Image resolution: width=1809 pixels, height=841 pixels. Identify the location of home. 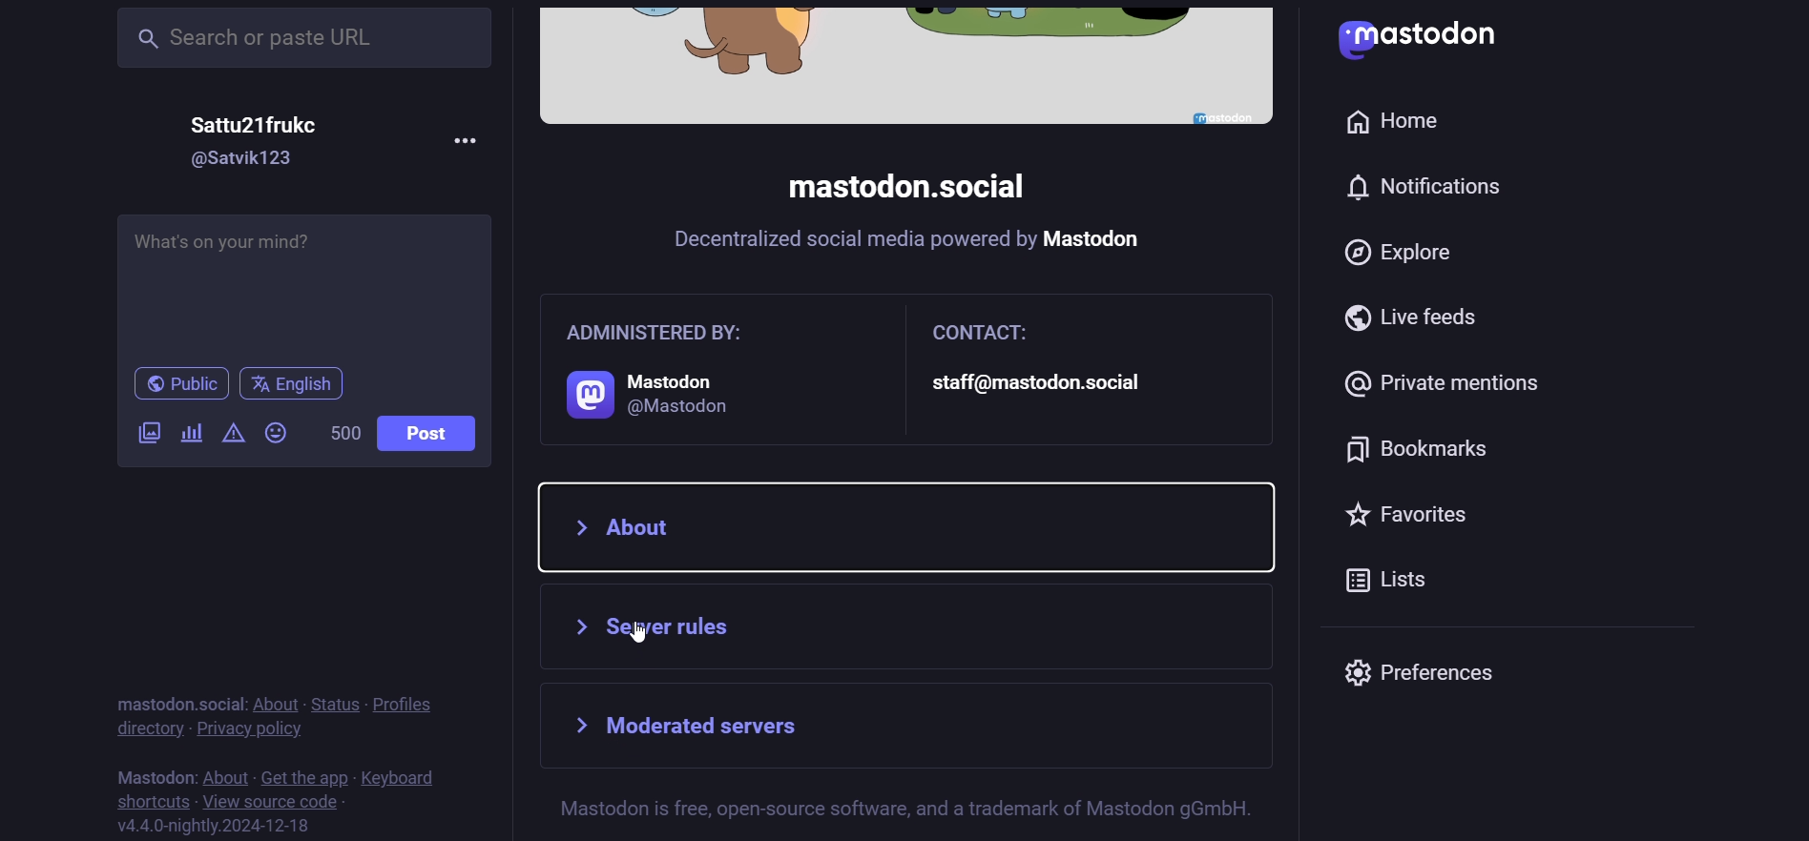
(1394, 116).